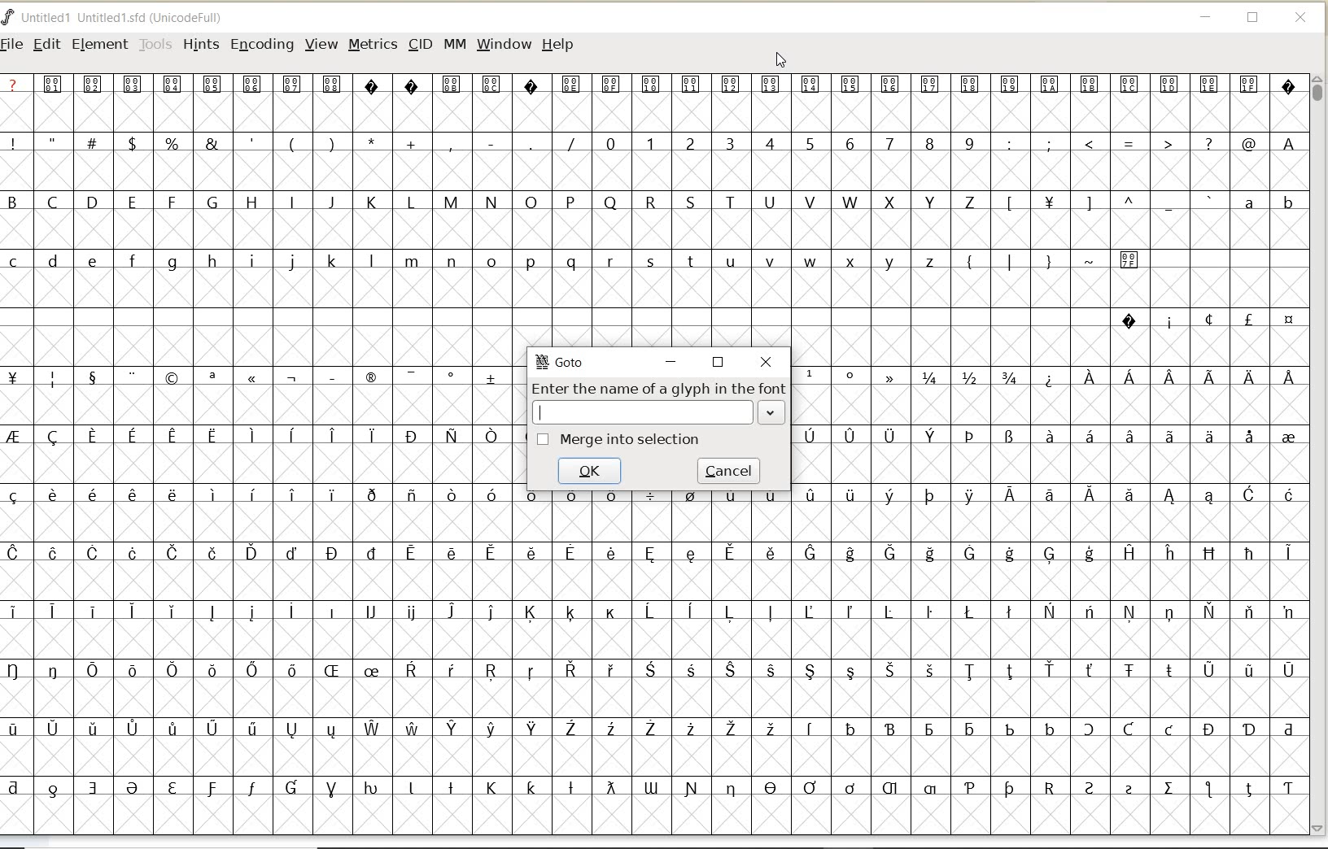  What do you see at coordinates (127, 18) in the screenshot?
I see `FONT NAME` at bounding box center [127, 18].